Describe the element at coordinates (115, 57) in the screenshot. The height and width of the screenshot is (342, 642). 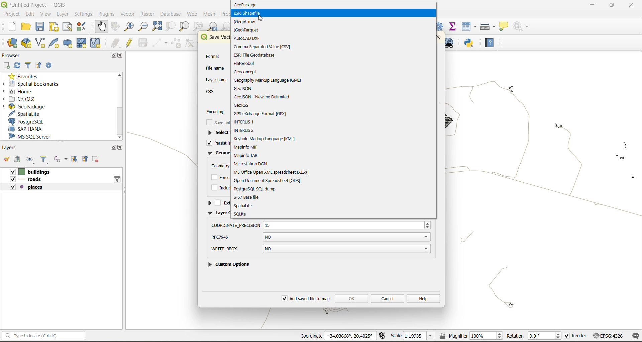
I see `maximize` at that location.